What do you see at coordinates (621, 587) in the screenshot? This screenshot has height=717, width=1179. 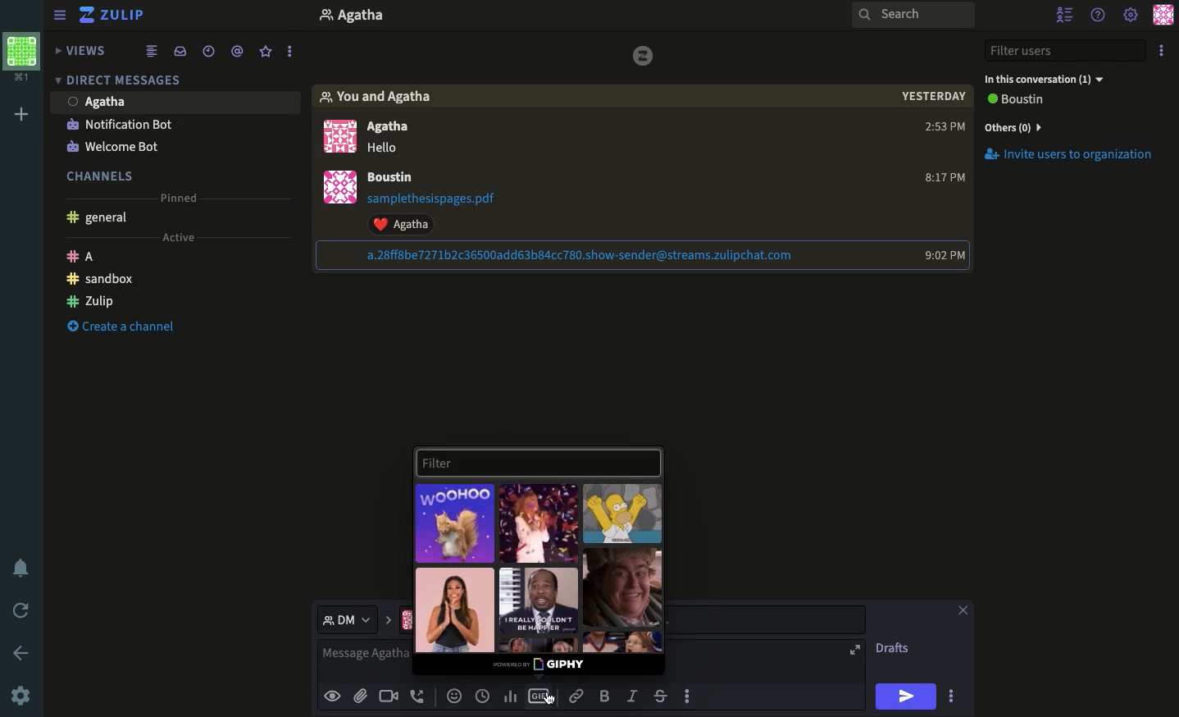 I see `GIF` at bounding box center [621, 587].